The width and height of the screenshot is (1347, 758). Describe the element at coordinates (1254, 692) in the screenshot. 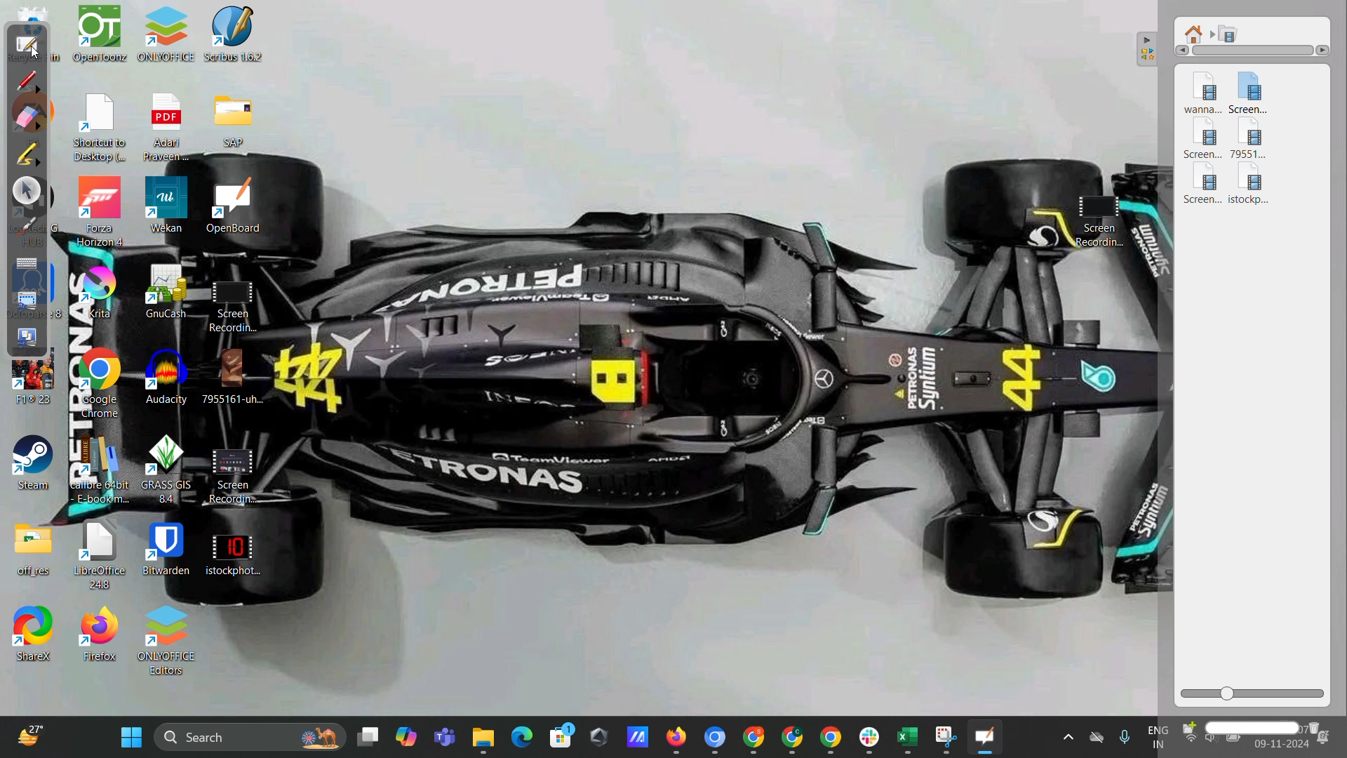

I see `zoom slider` at that location.